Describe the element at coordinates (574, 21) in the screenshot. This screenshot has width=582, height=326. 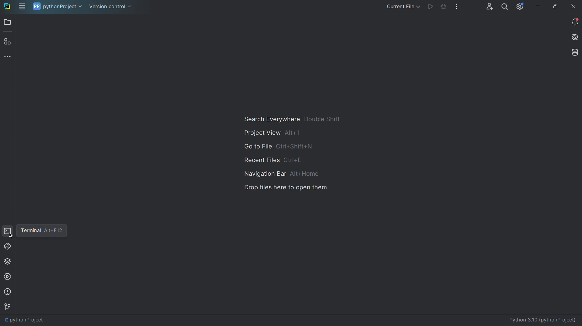
I see `Notifications` at that location.